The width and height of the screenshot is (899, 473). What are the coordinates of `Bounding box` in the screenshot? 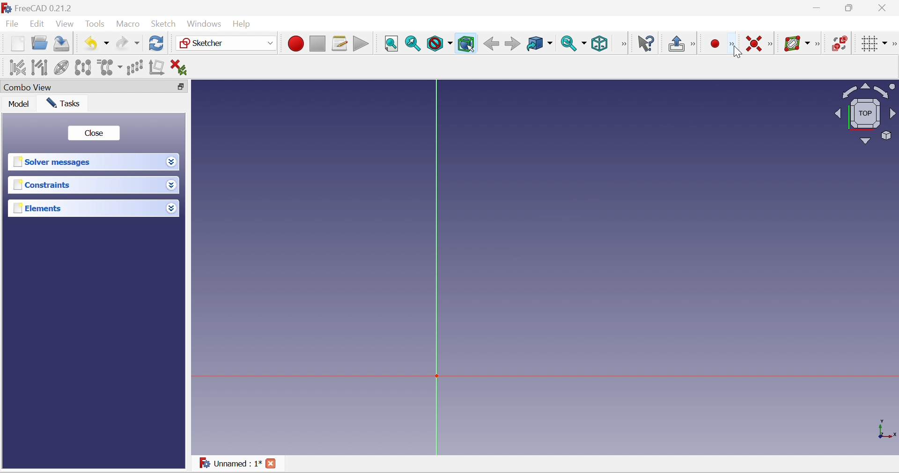 It's located at (467, 44).